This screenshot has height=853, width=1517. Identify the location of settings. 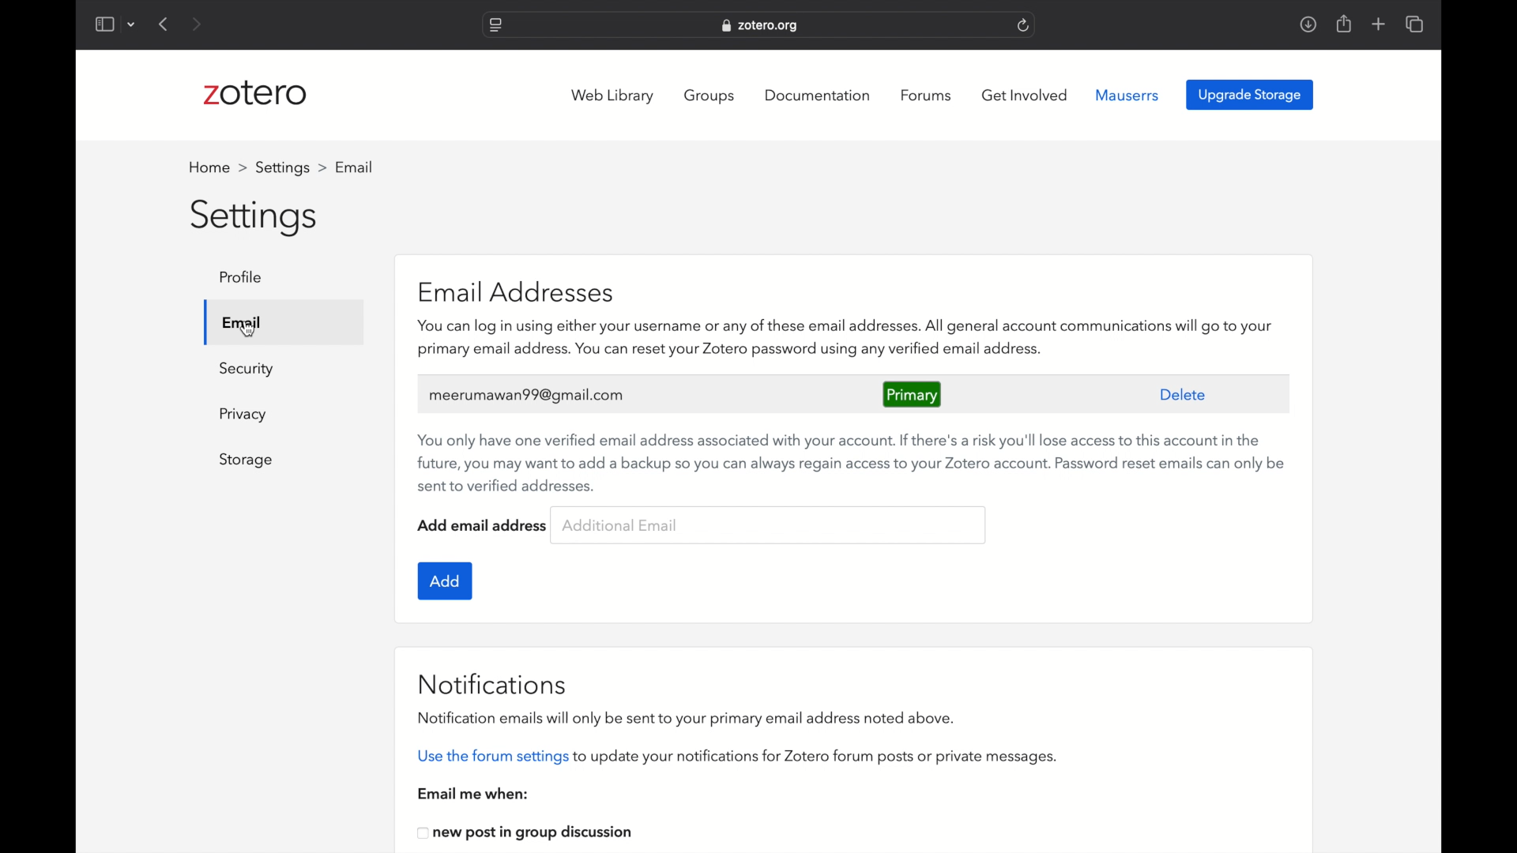
(288, 167).